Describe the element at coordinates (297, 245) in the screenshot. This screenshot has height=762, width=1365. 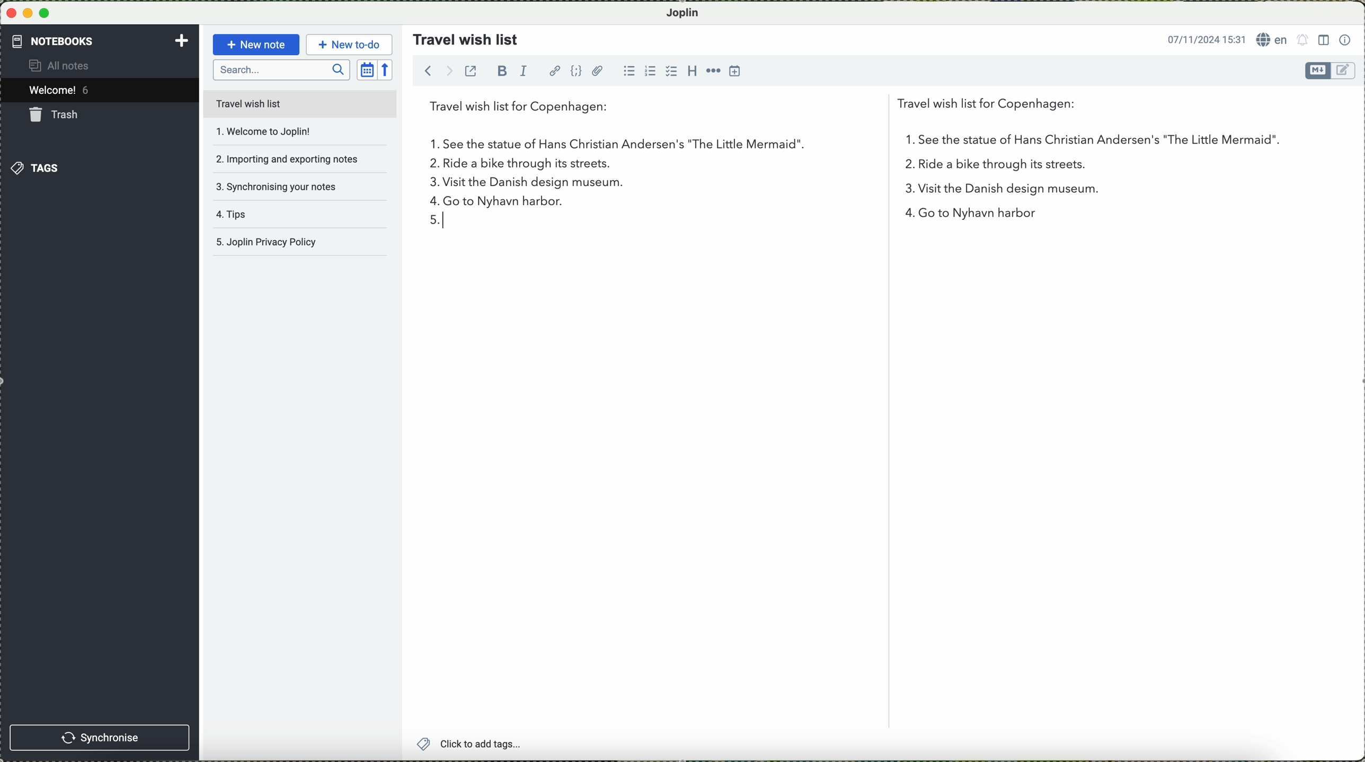
I see `Joplin privacy policy` at that location.